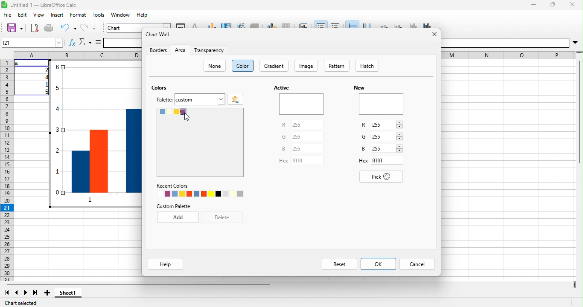  What do you see at coordinates (45, 84) in the screenshot?
I see `1` at bounding box center [45, 84].